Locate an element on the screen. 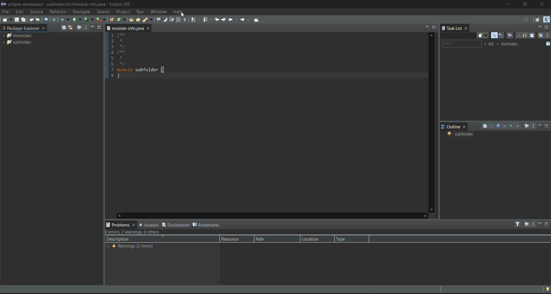 The width and height of the screenshot is (551, 294). focus on active task is located at coordinates (527, 126).